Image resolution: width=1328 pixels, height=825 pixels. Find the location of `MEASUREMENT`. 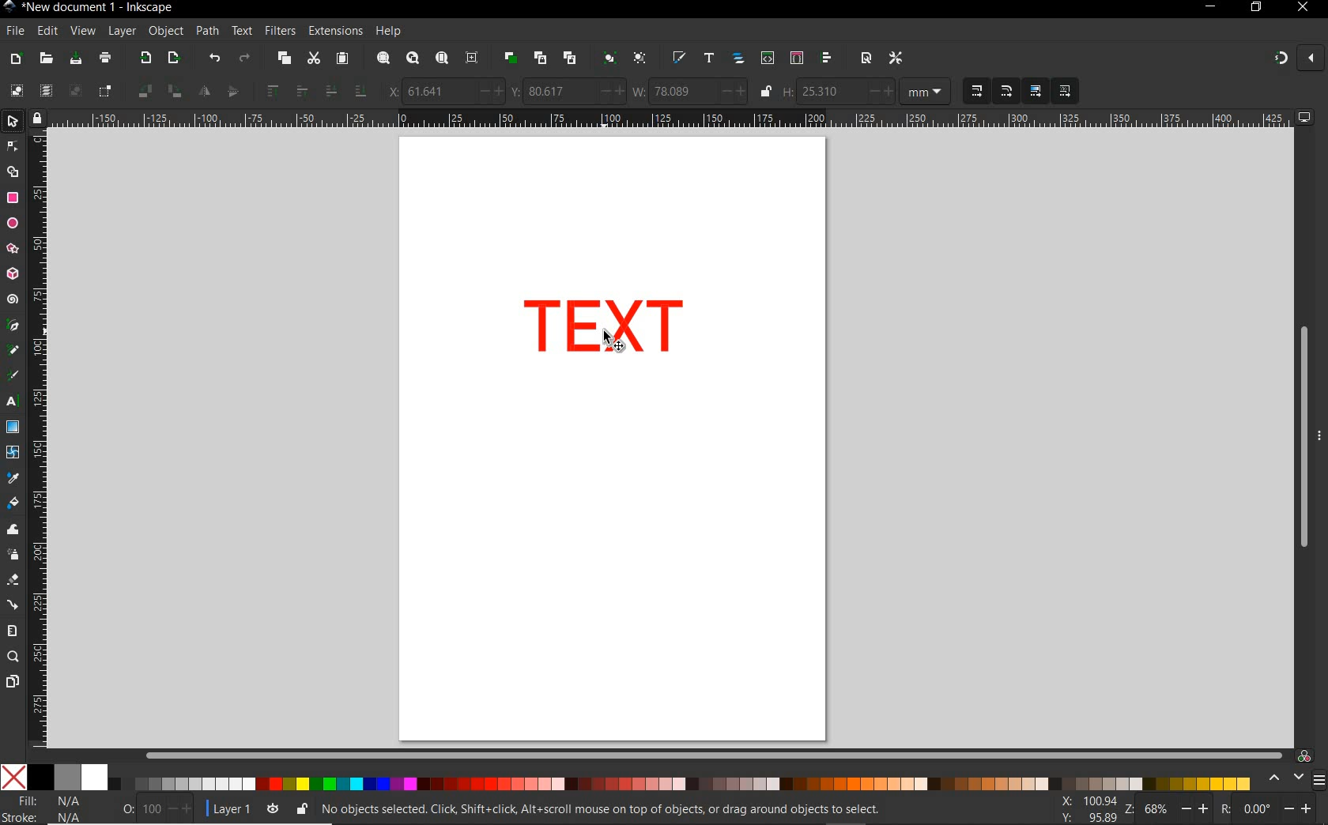

MEASUREMENT is located at coordinates (928, 92).